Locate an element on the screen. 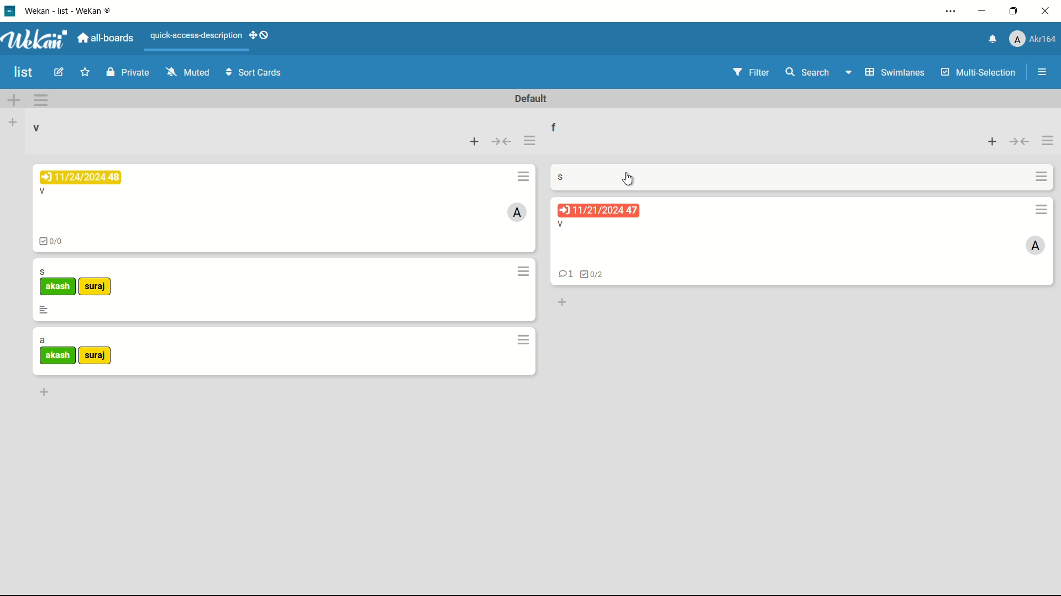 This screenshot has height=596, width=1061. add card bottom is located at coordinates (561, 302).